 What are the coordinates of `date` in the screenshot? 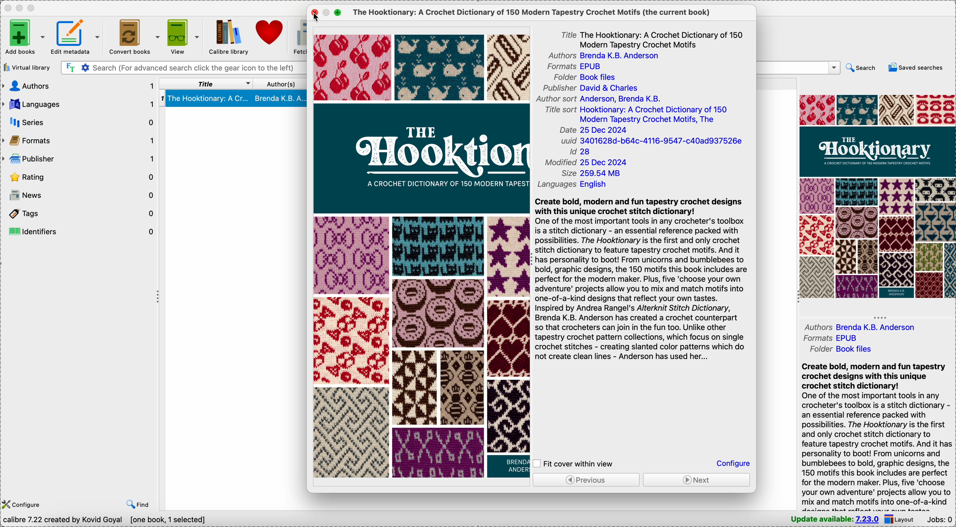 It's located at (594, 131).